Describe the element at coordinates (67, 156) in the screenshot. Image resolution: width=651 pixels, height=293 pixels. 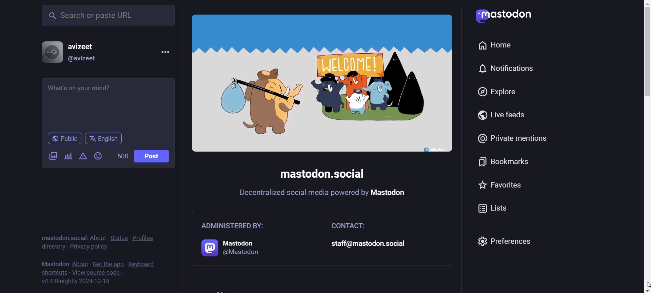
I see `add a poll` at that location.